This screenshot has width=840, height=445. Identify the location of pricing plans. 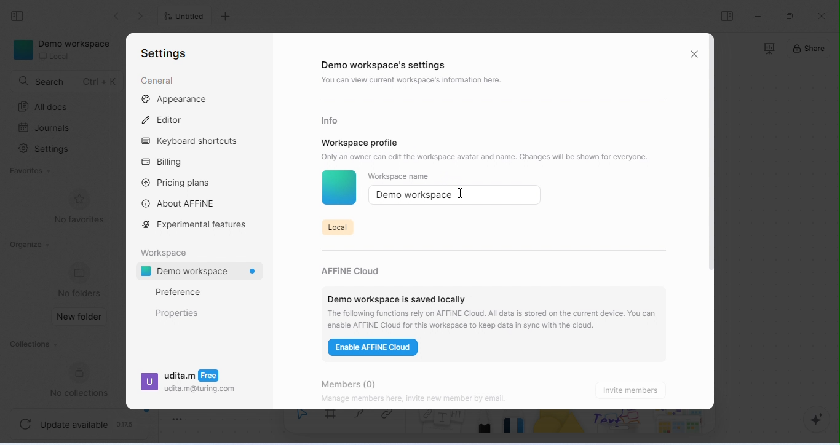
(176, 182).